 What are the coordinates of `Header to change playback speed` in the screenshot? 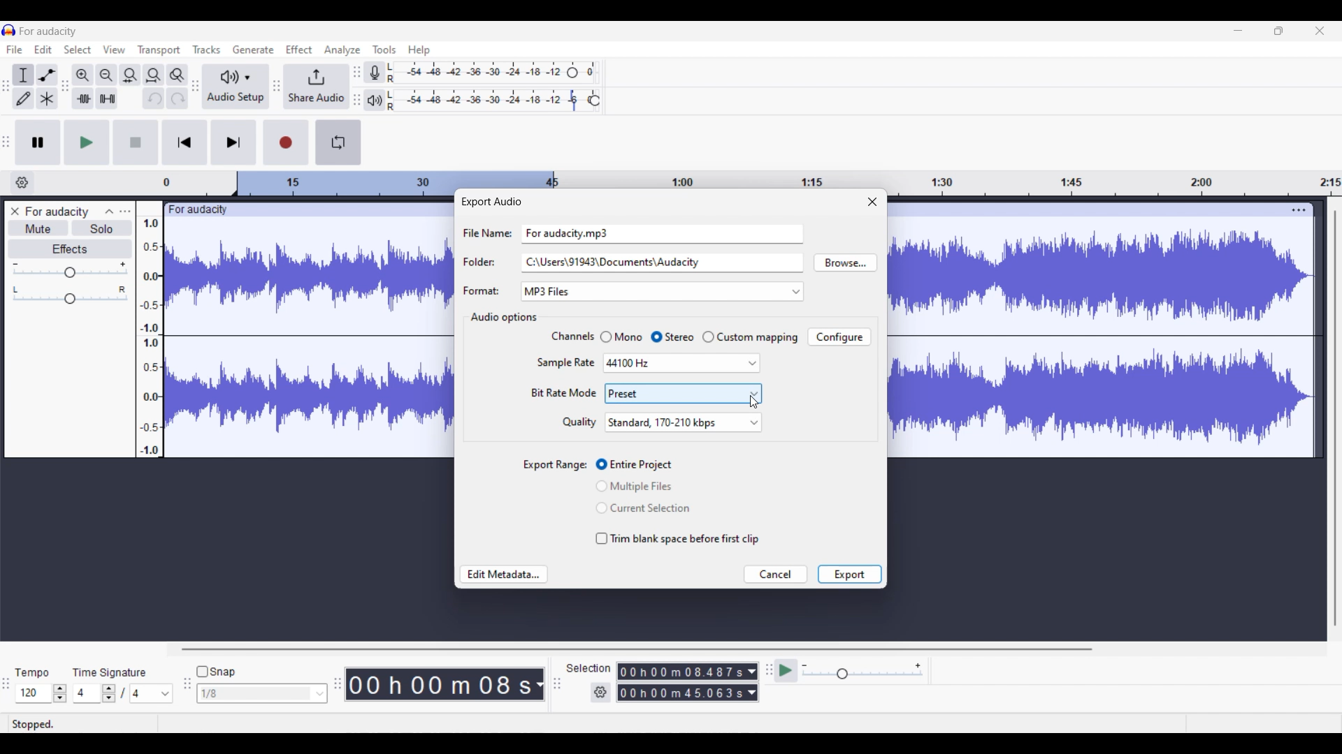 It's located at (594, 101).